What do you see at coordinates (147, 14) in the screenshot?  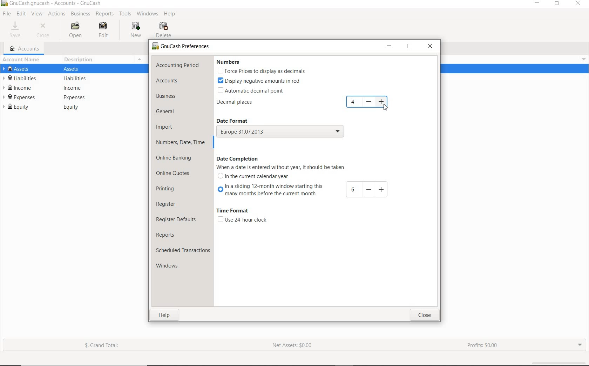 I see `WINDOWS` at bounding box center [147, 14].